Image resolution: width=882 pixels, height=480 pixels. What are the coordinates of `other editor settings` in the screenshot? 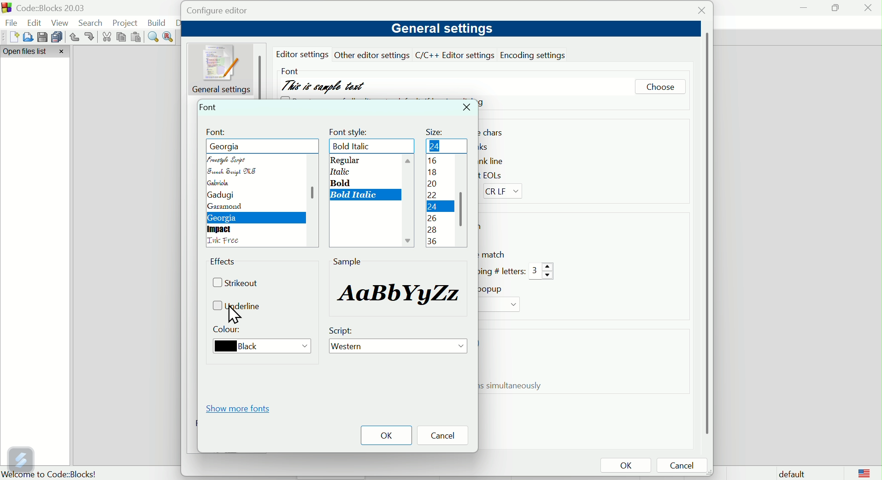 It's located at (373, 55).